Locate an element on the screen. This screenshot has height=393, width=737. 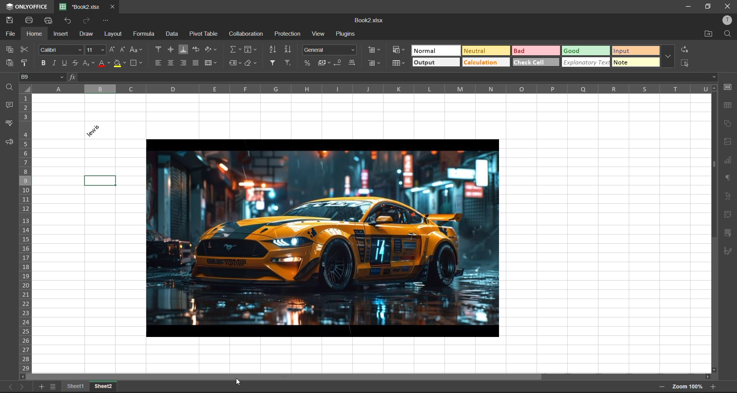
find is located at coordinates (9, 86).